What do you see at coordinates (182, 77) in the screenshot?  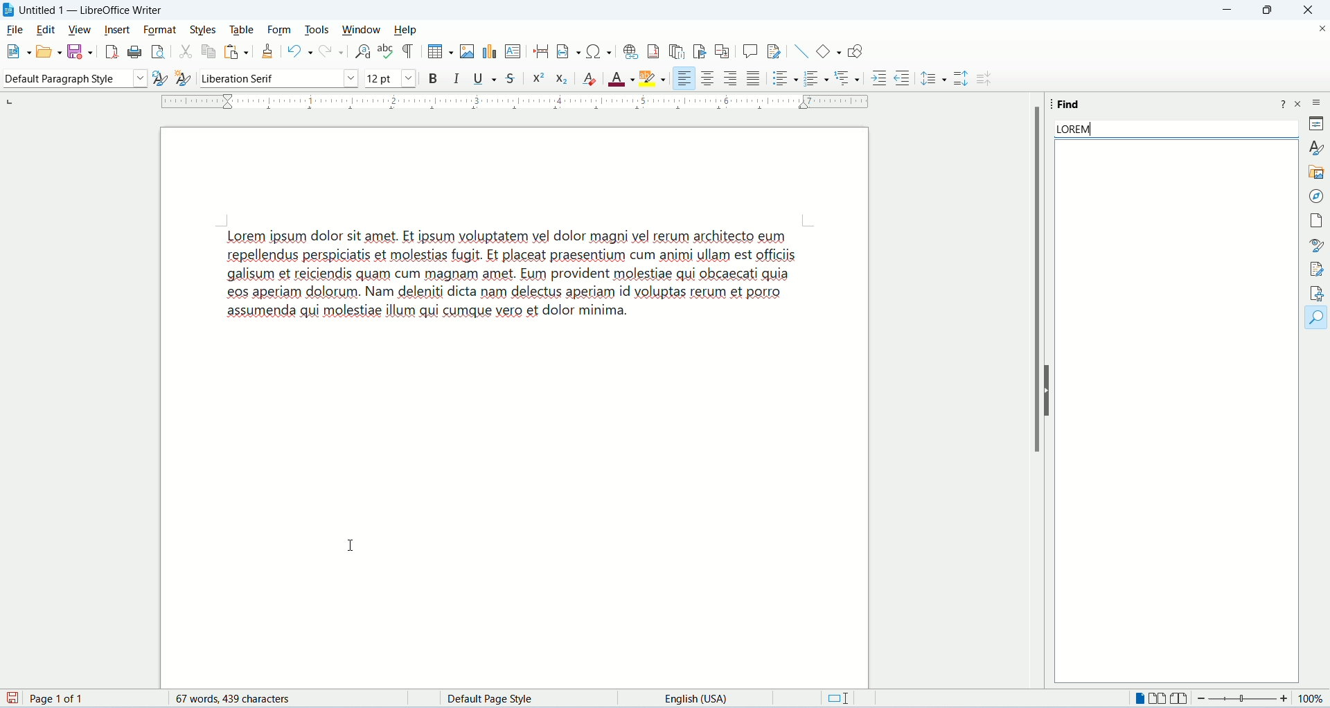 I see `select new style` at bounding box center [182, 77].